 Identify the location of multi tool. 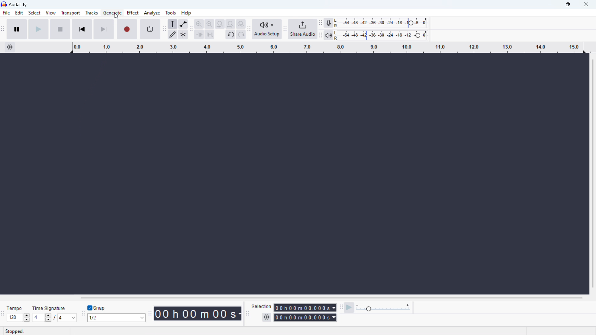
(183, 34).